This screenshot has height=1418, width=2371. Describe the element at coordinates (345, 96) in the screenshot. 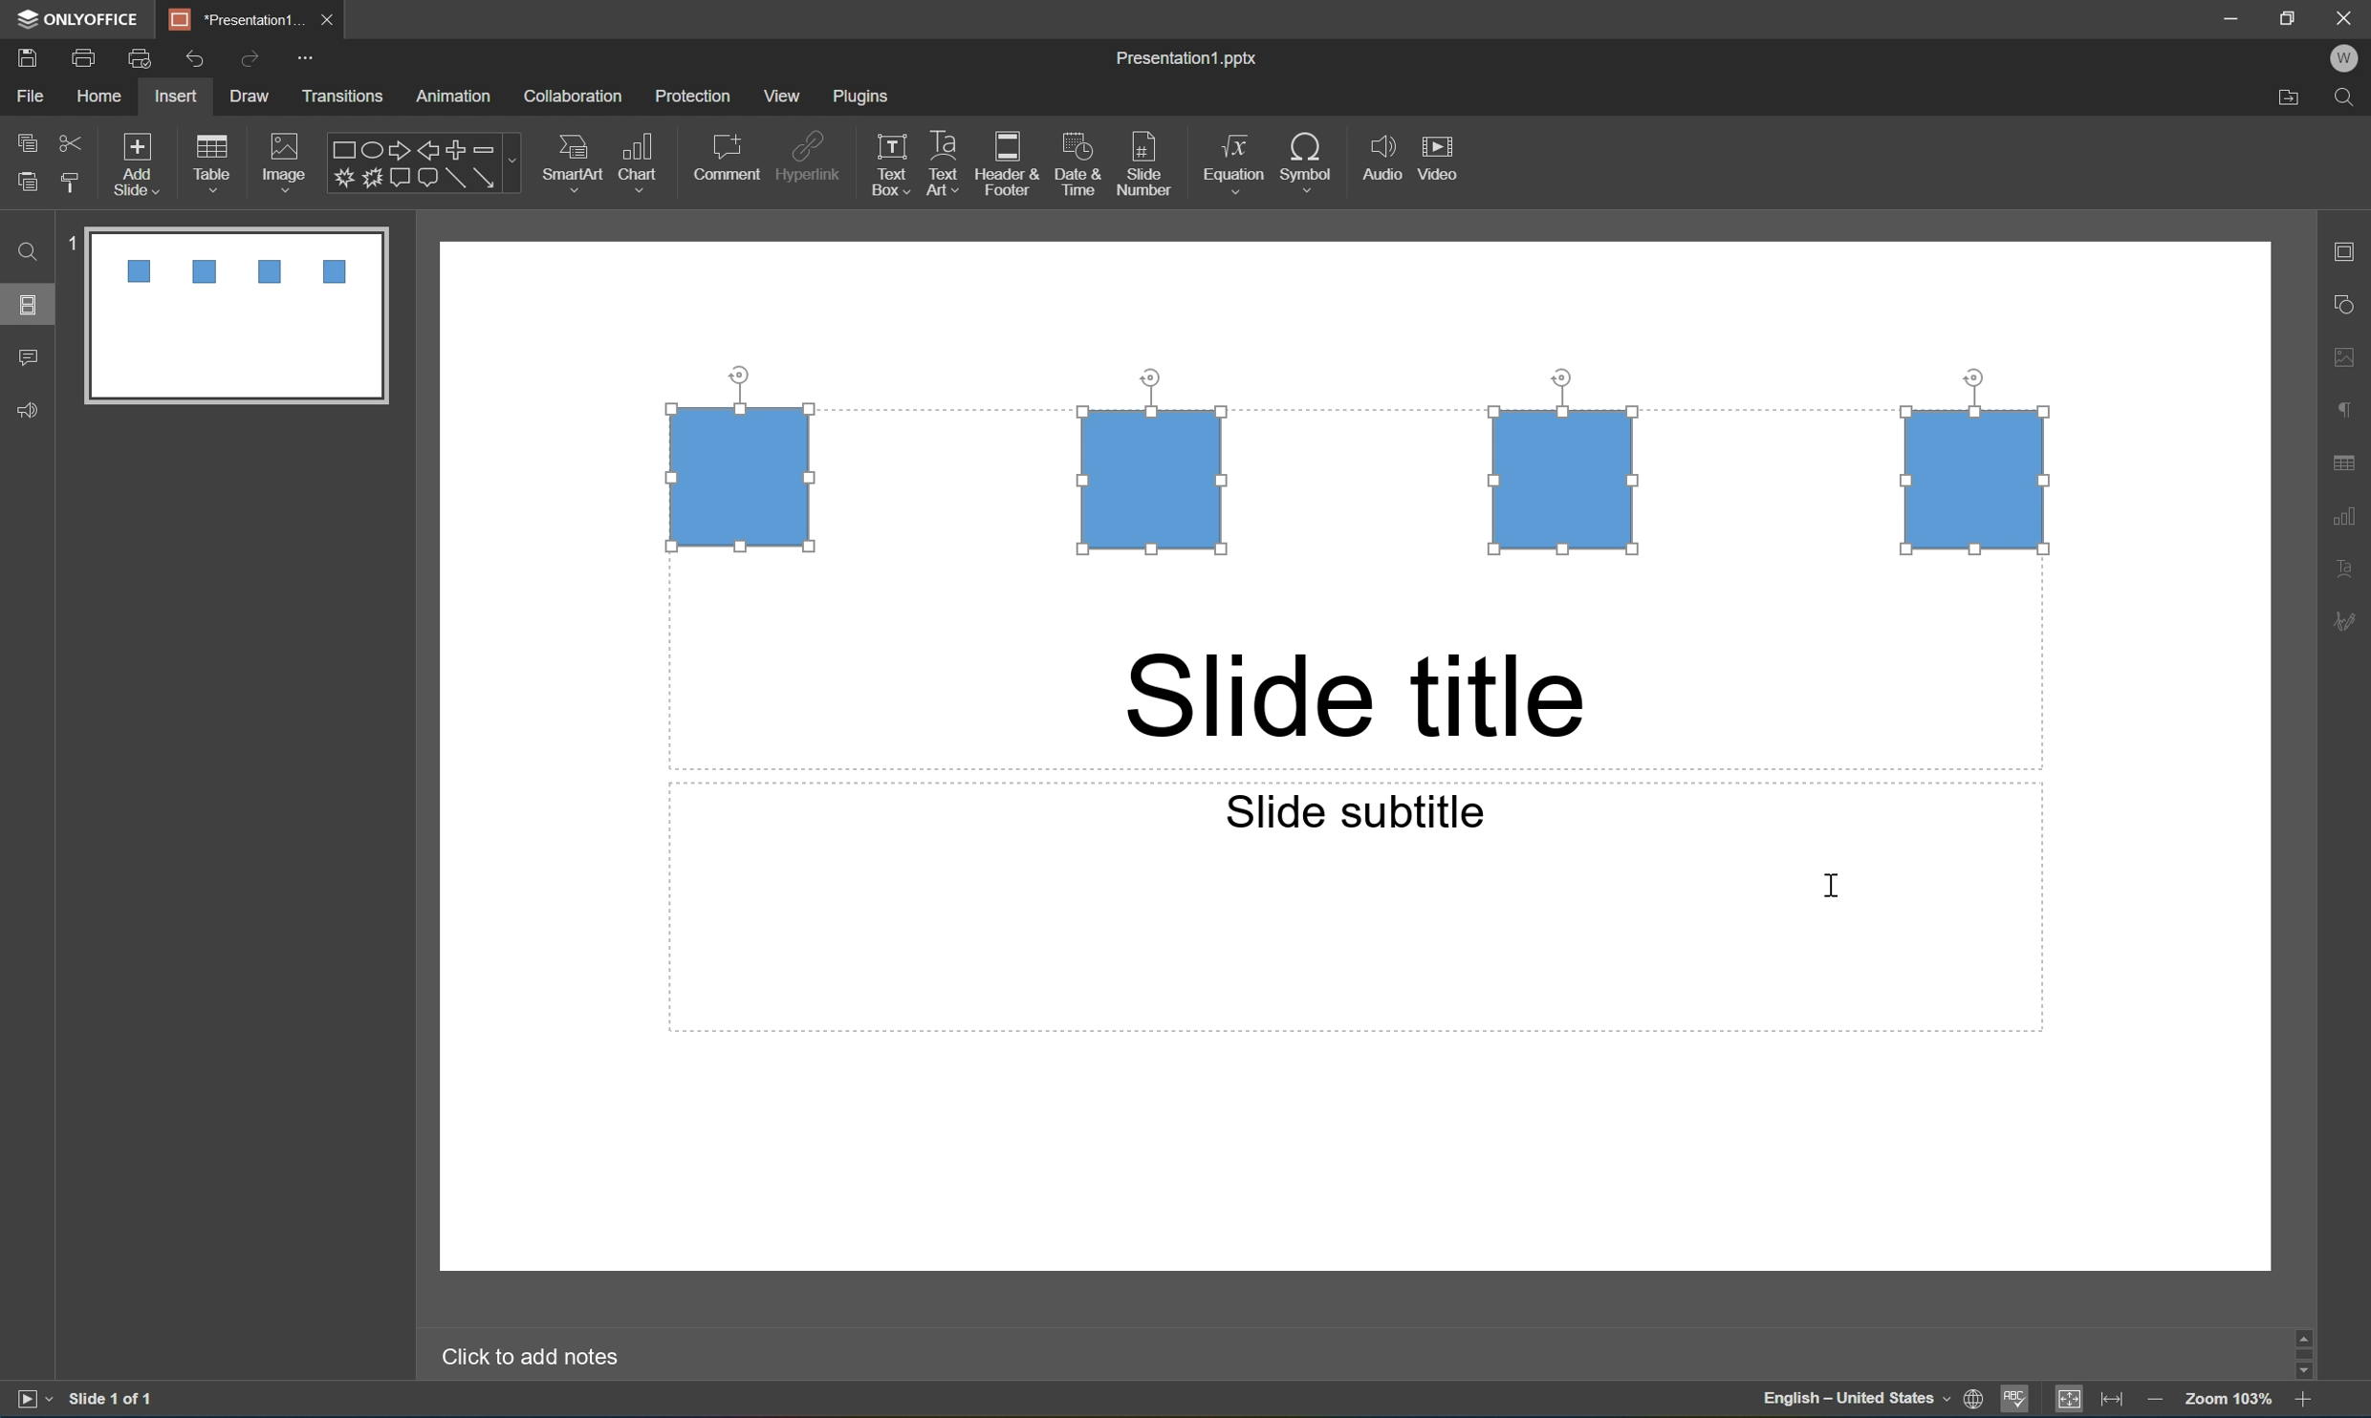

I see `transitions` at that location.